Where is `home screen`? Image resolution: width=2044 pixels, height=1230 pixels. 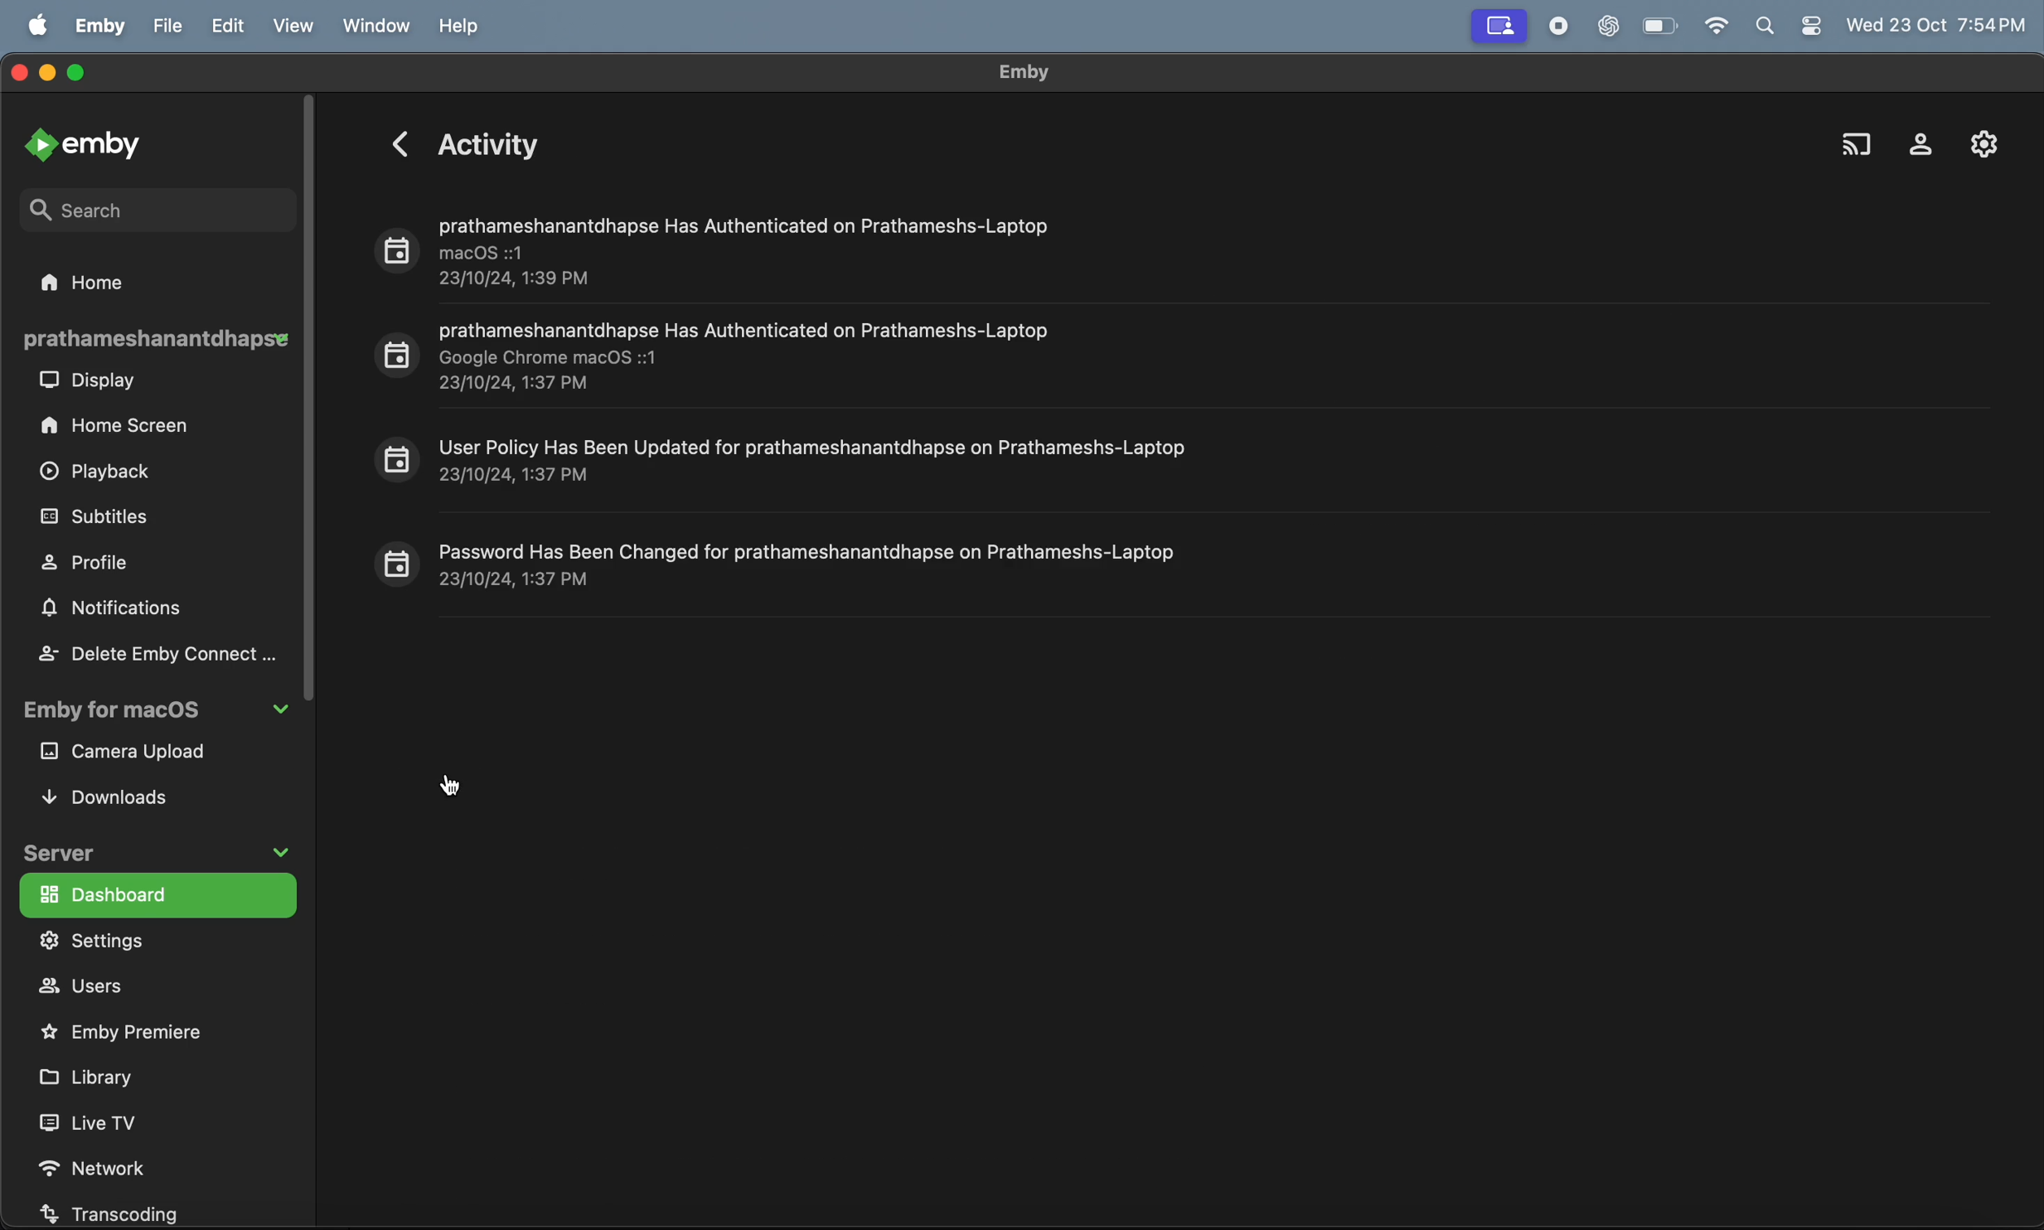
home screen is located at coordinates (123, 426).